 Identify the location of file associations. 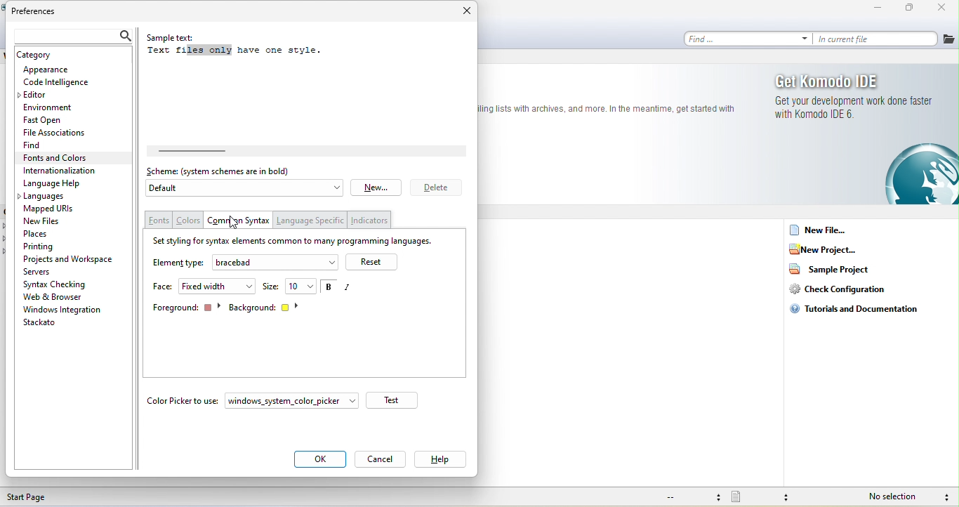
(56, 133).